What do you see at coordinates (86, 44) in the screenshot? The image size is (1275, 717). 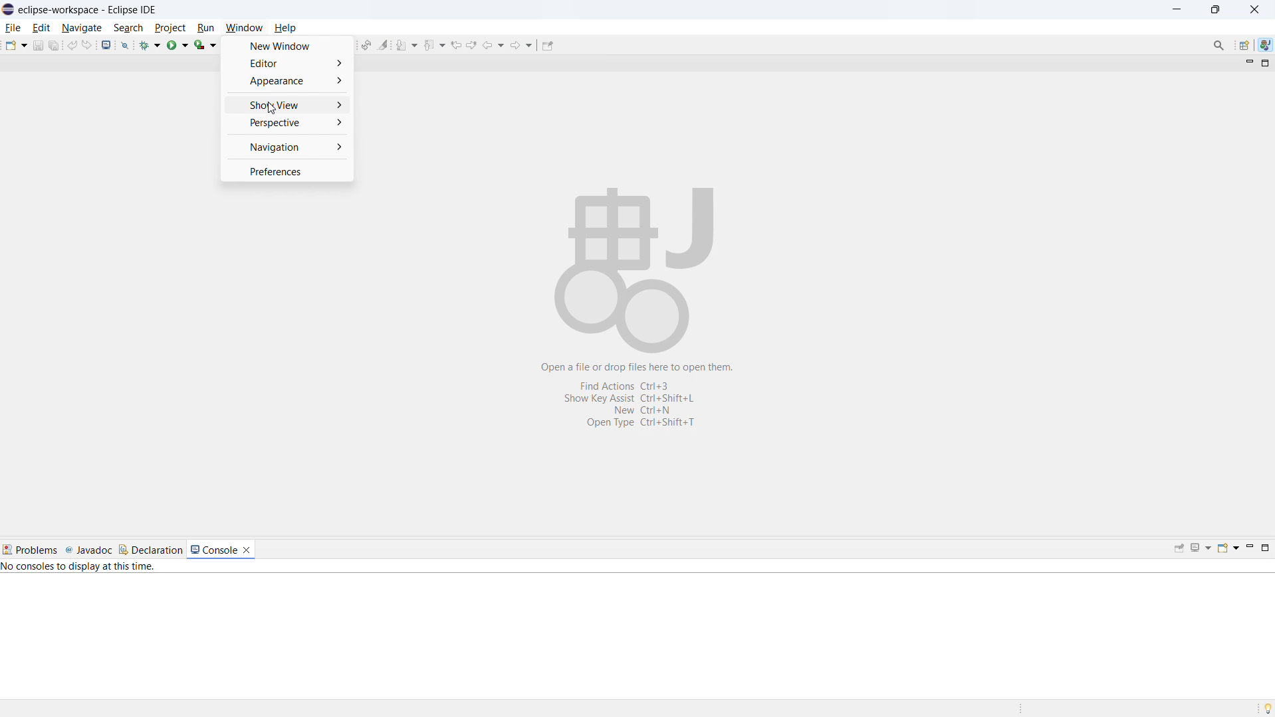 I see `redo` at bounding box center [86, 44].